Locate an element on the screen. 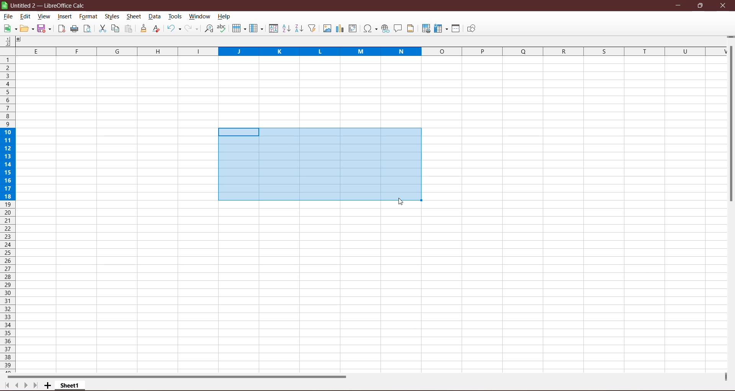 The height and width of the screenshot is (391, 735). Scroll to next page is located at coordinates (24, 384).